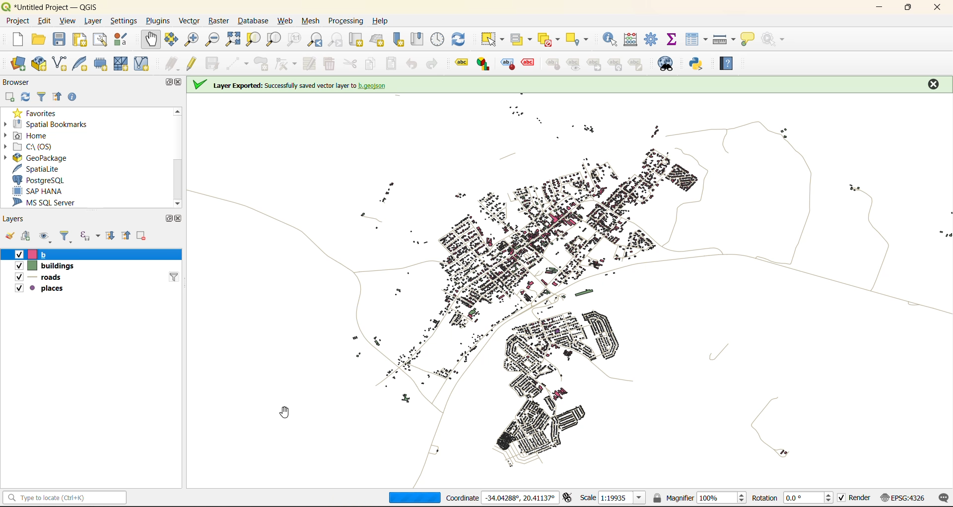 This screenshot has width=953, height=507. What do you see at coordinates (390, 65) in the screenshot?
I see `paste` at bounding box center [390, 65].